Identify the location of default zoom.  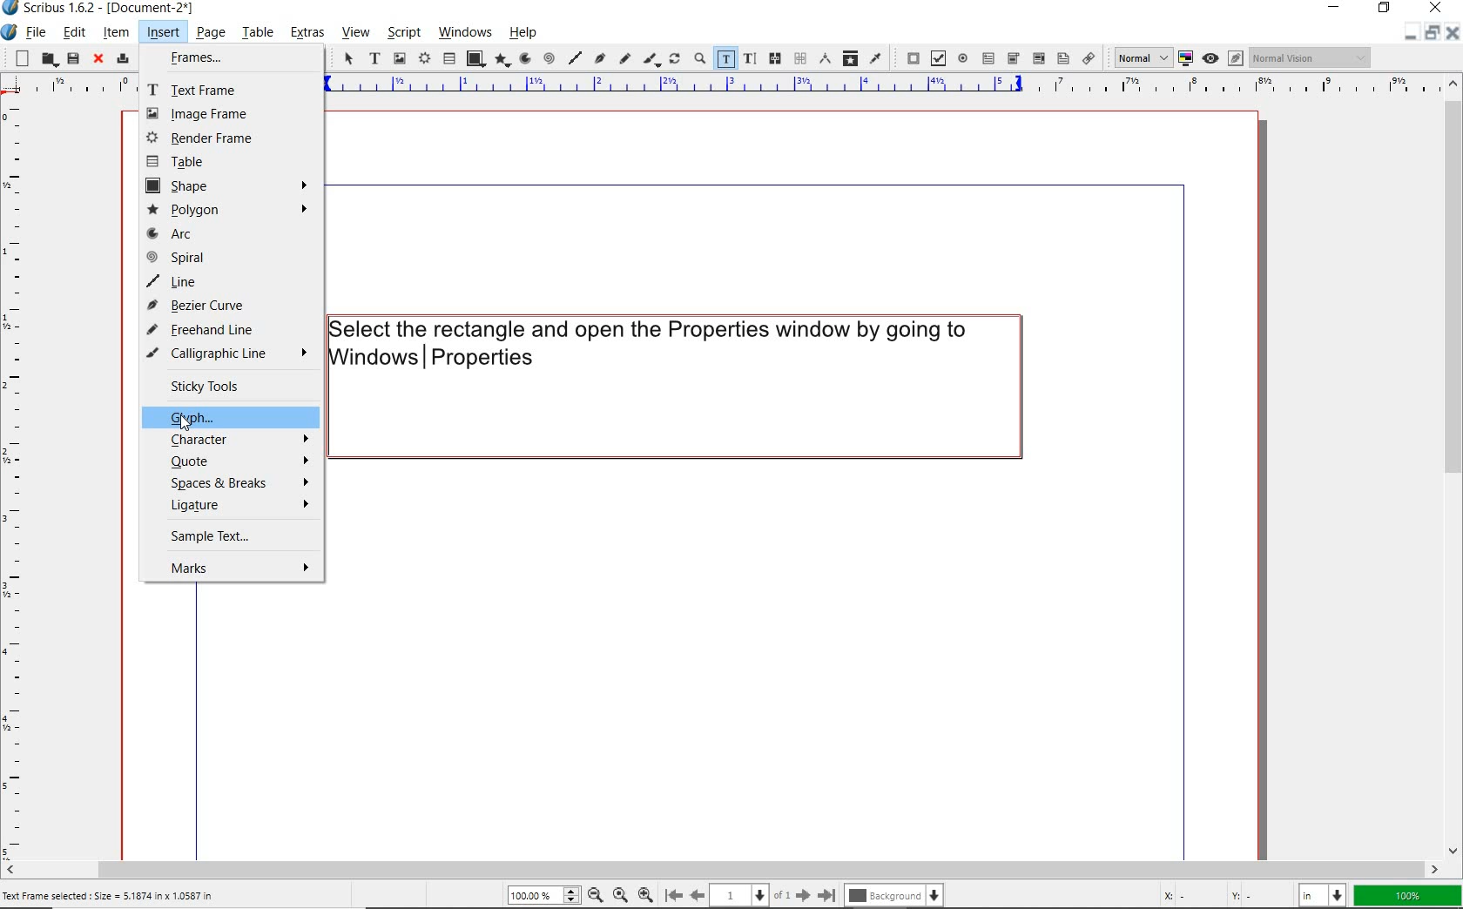
(619, 892).